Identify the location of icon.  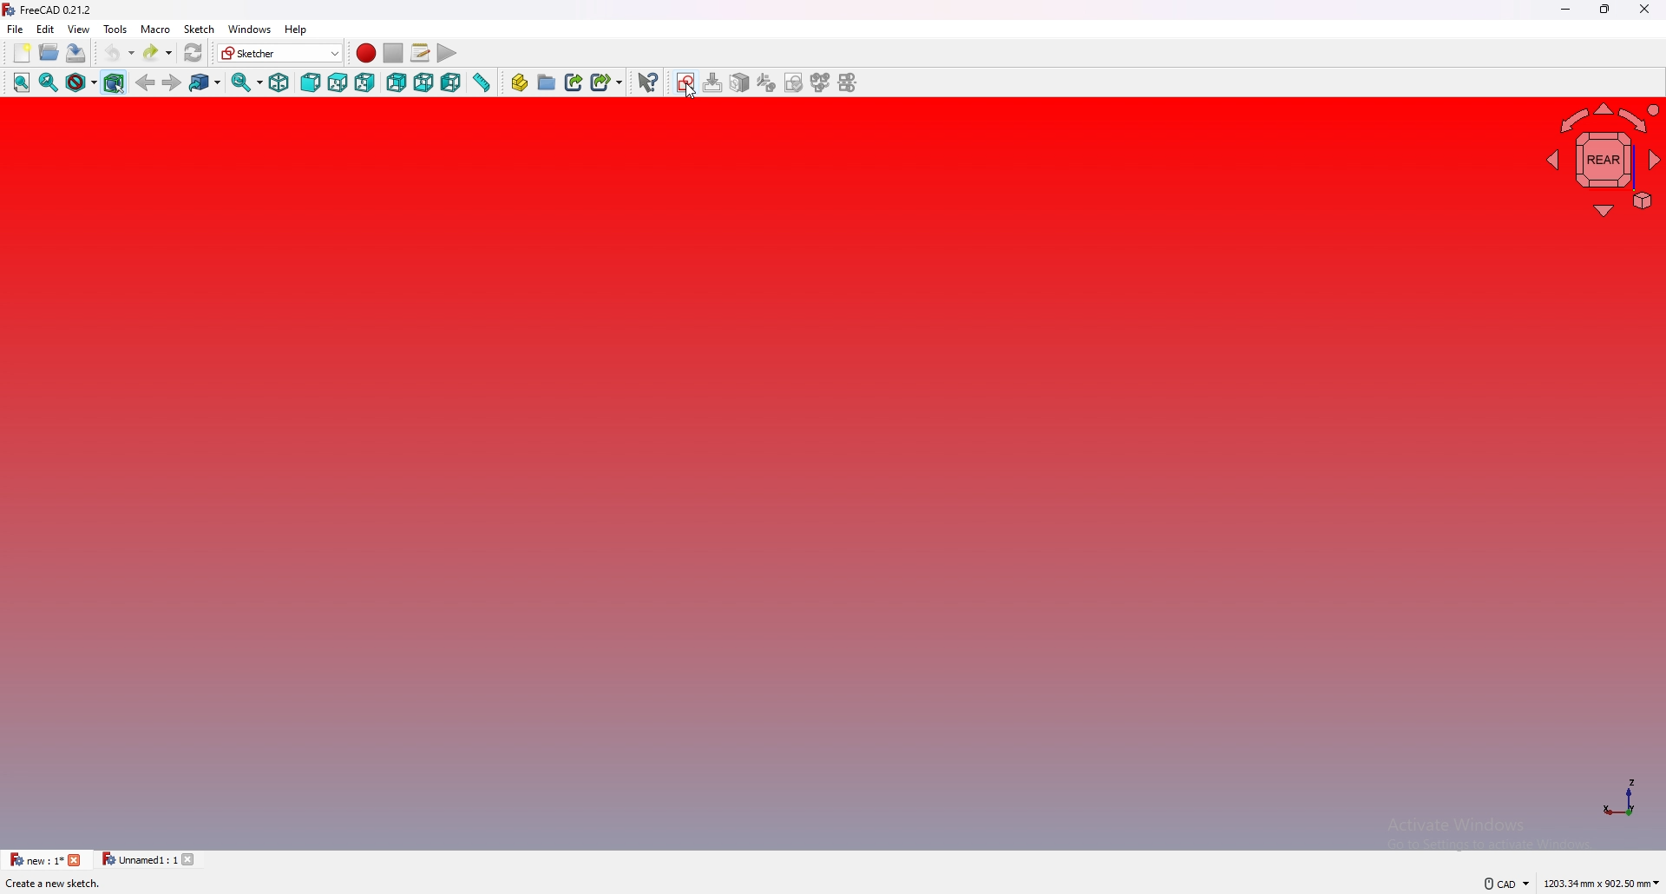
(743, 82).